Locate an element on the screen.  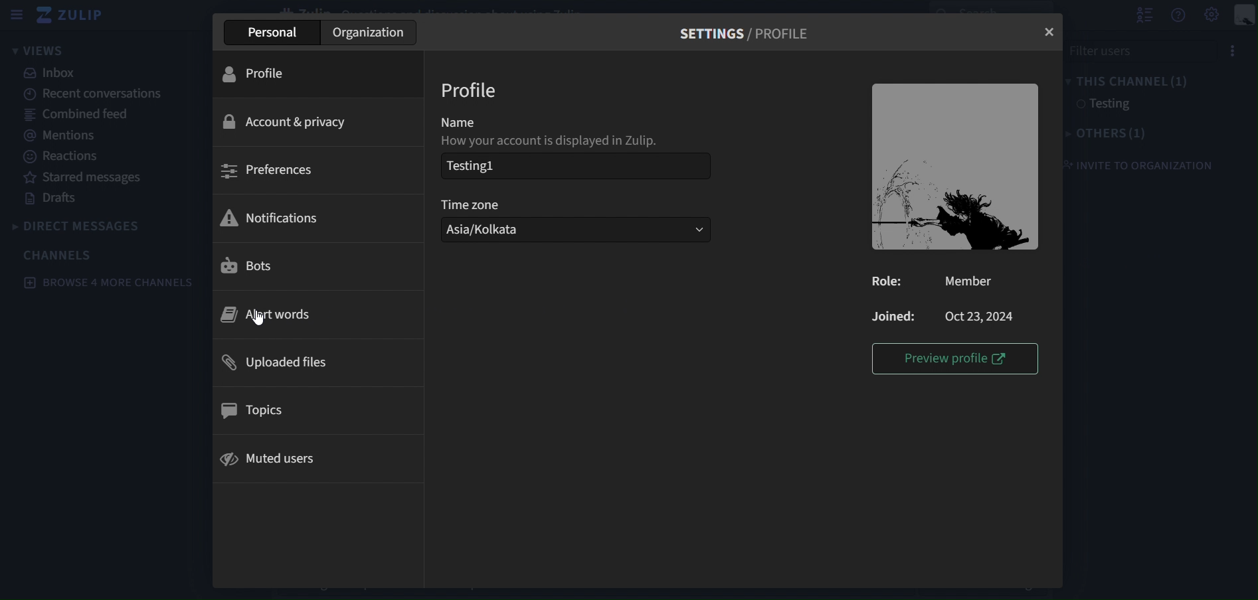
preview profile is located at coordinates (954, 359).